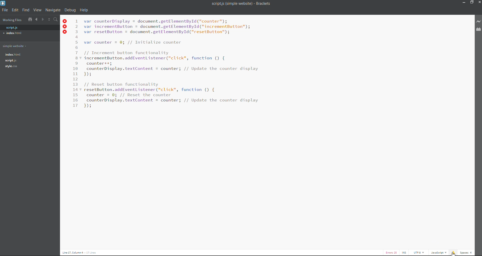  I want to click on index.html, so click(16, 55).